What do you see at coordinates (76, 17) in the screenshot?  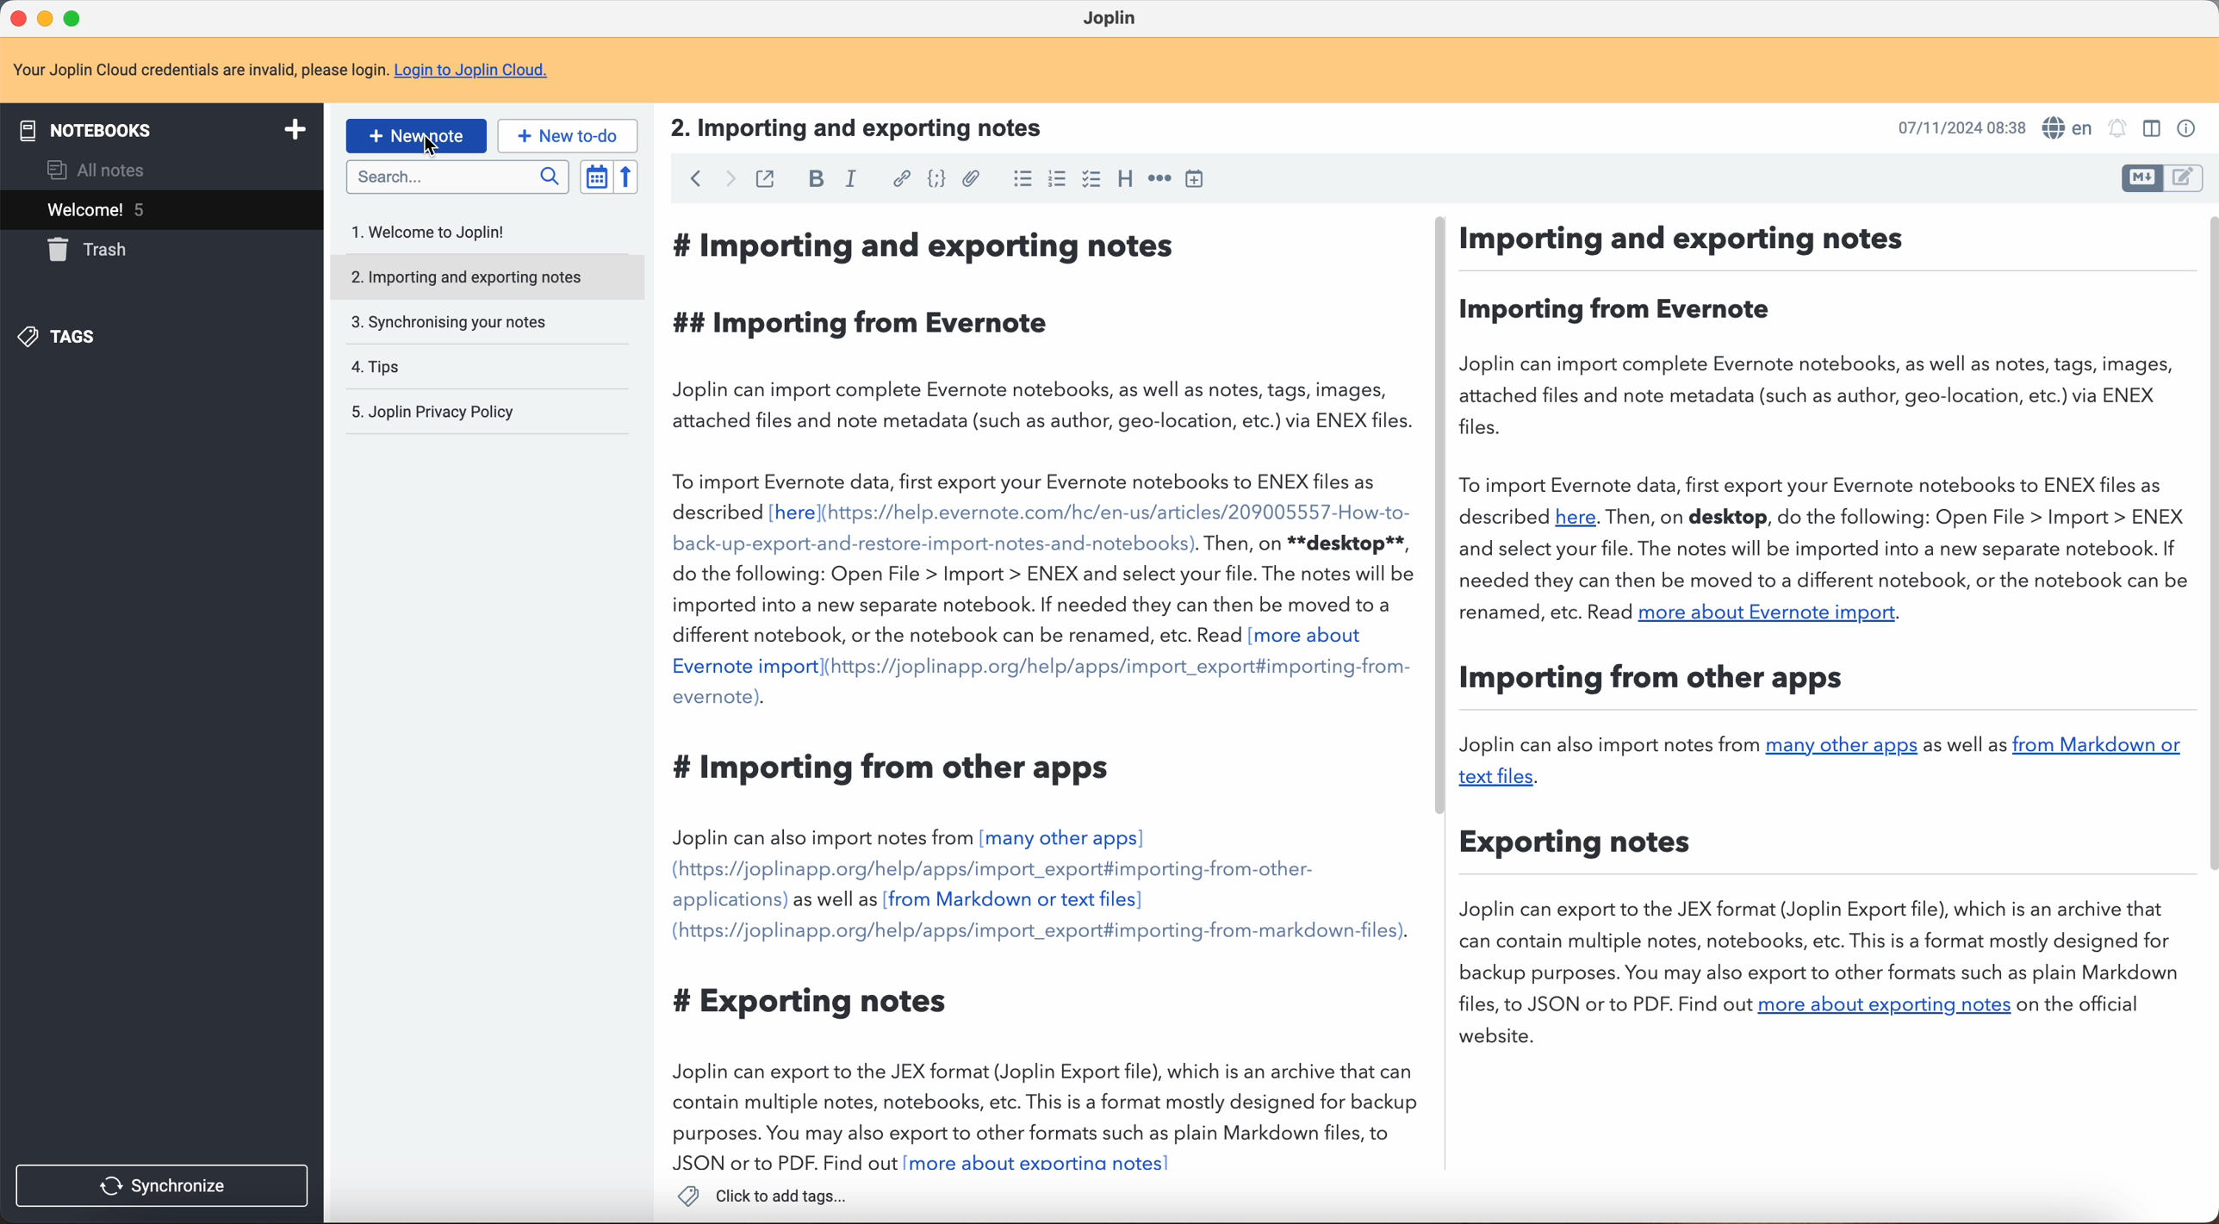 I see `maximize program` at bounding box center [76, 17].